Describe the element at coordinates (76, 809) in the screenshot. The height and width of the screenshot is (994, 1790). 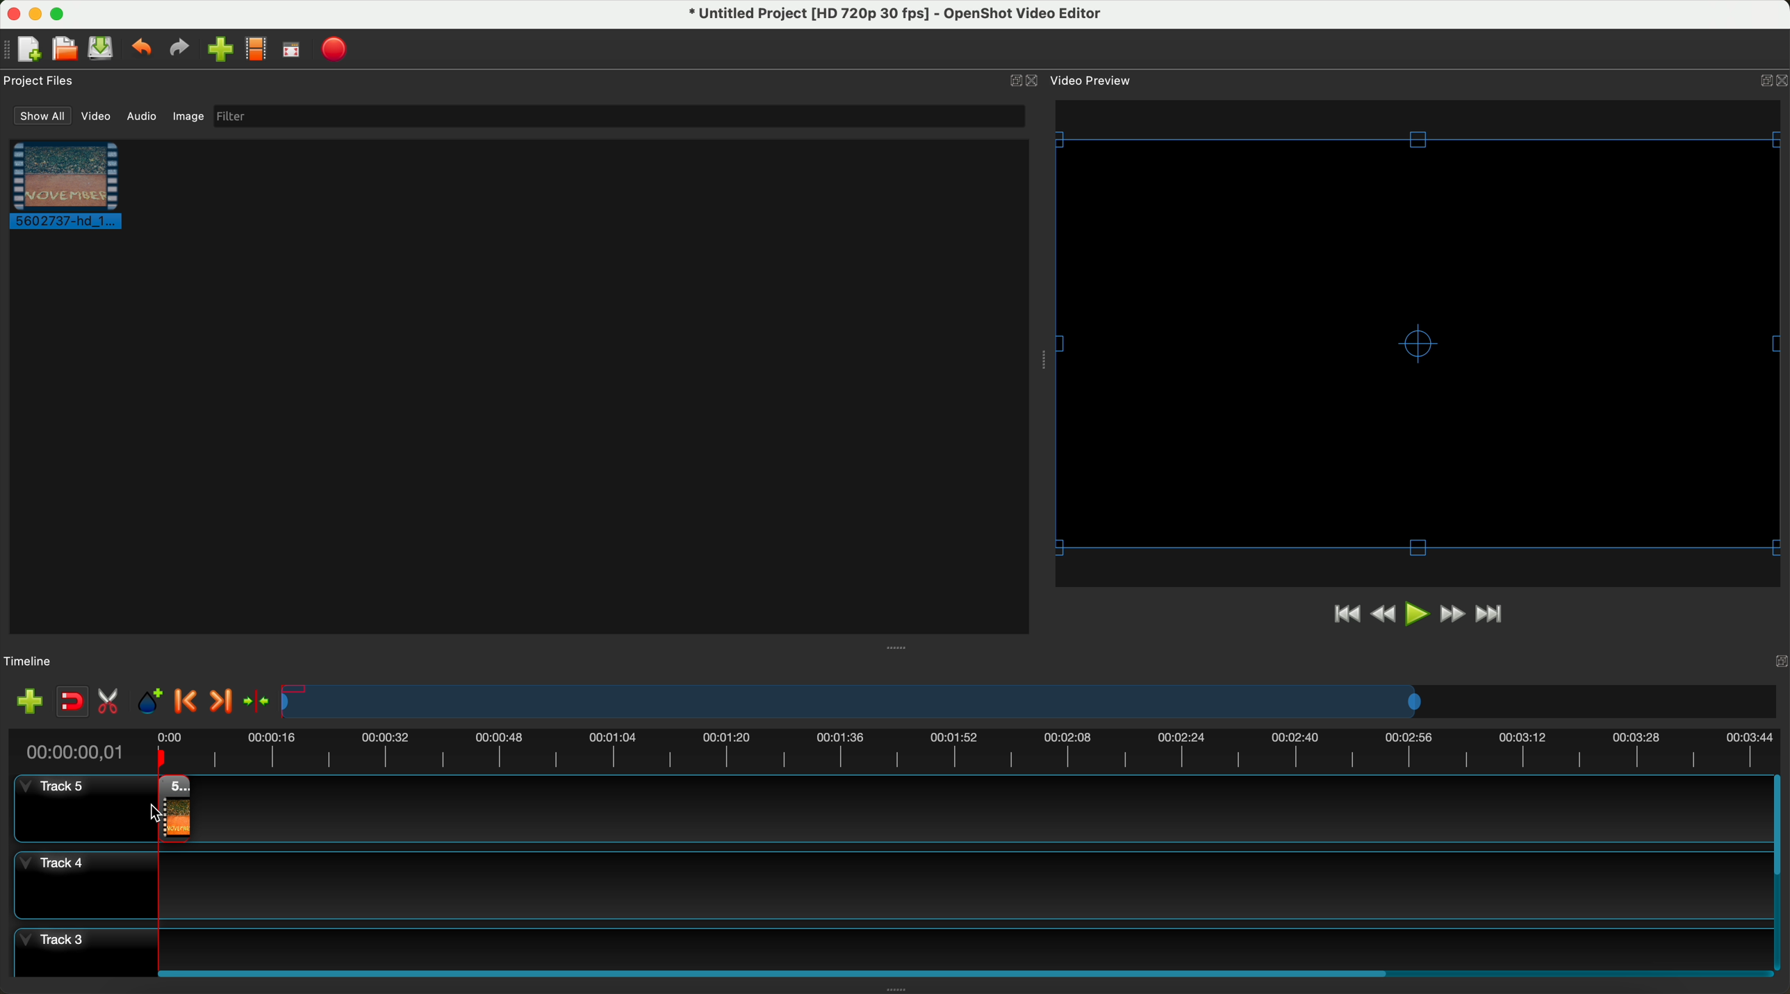
I see `track 5` at that location.